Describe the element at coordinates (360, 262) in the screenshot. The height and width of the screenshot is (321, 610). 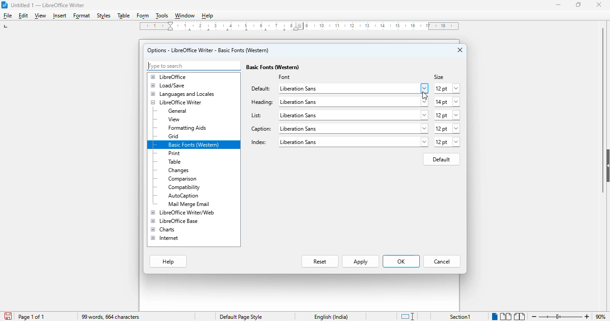
I see `apply` at that location.